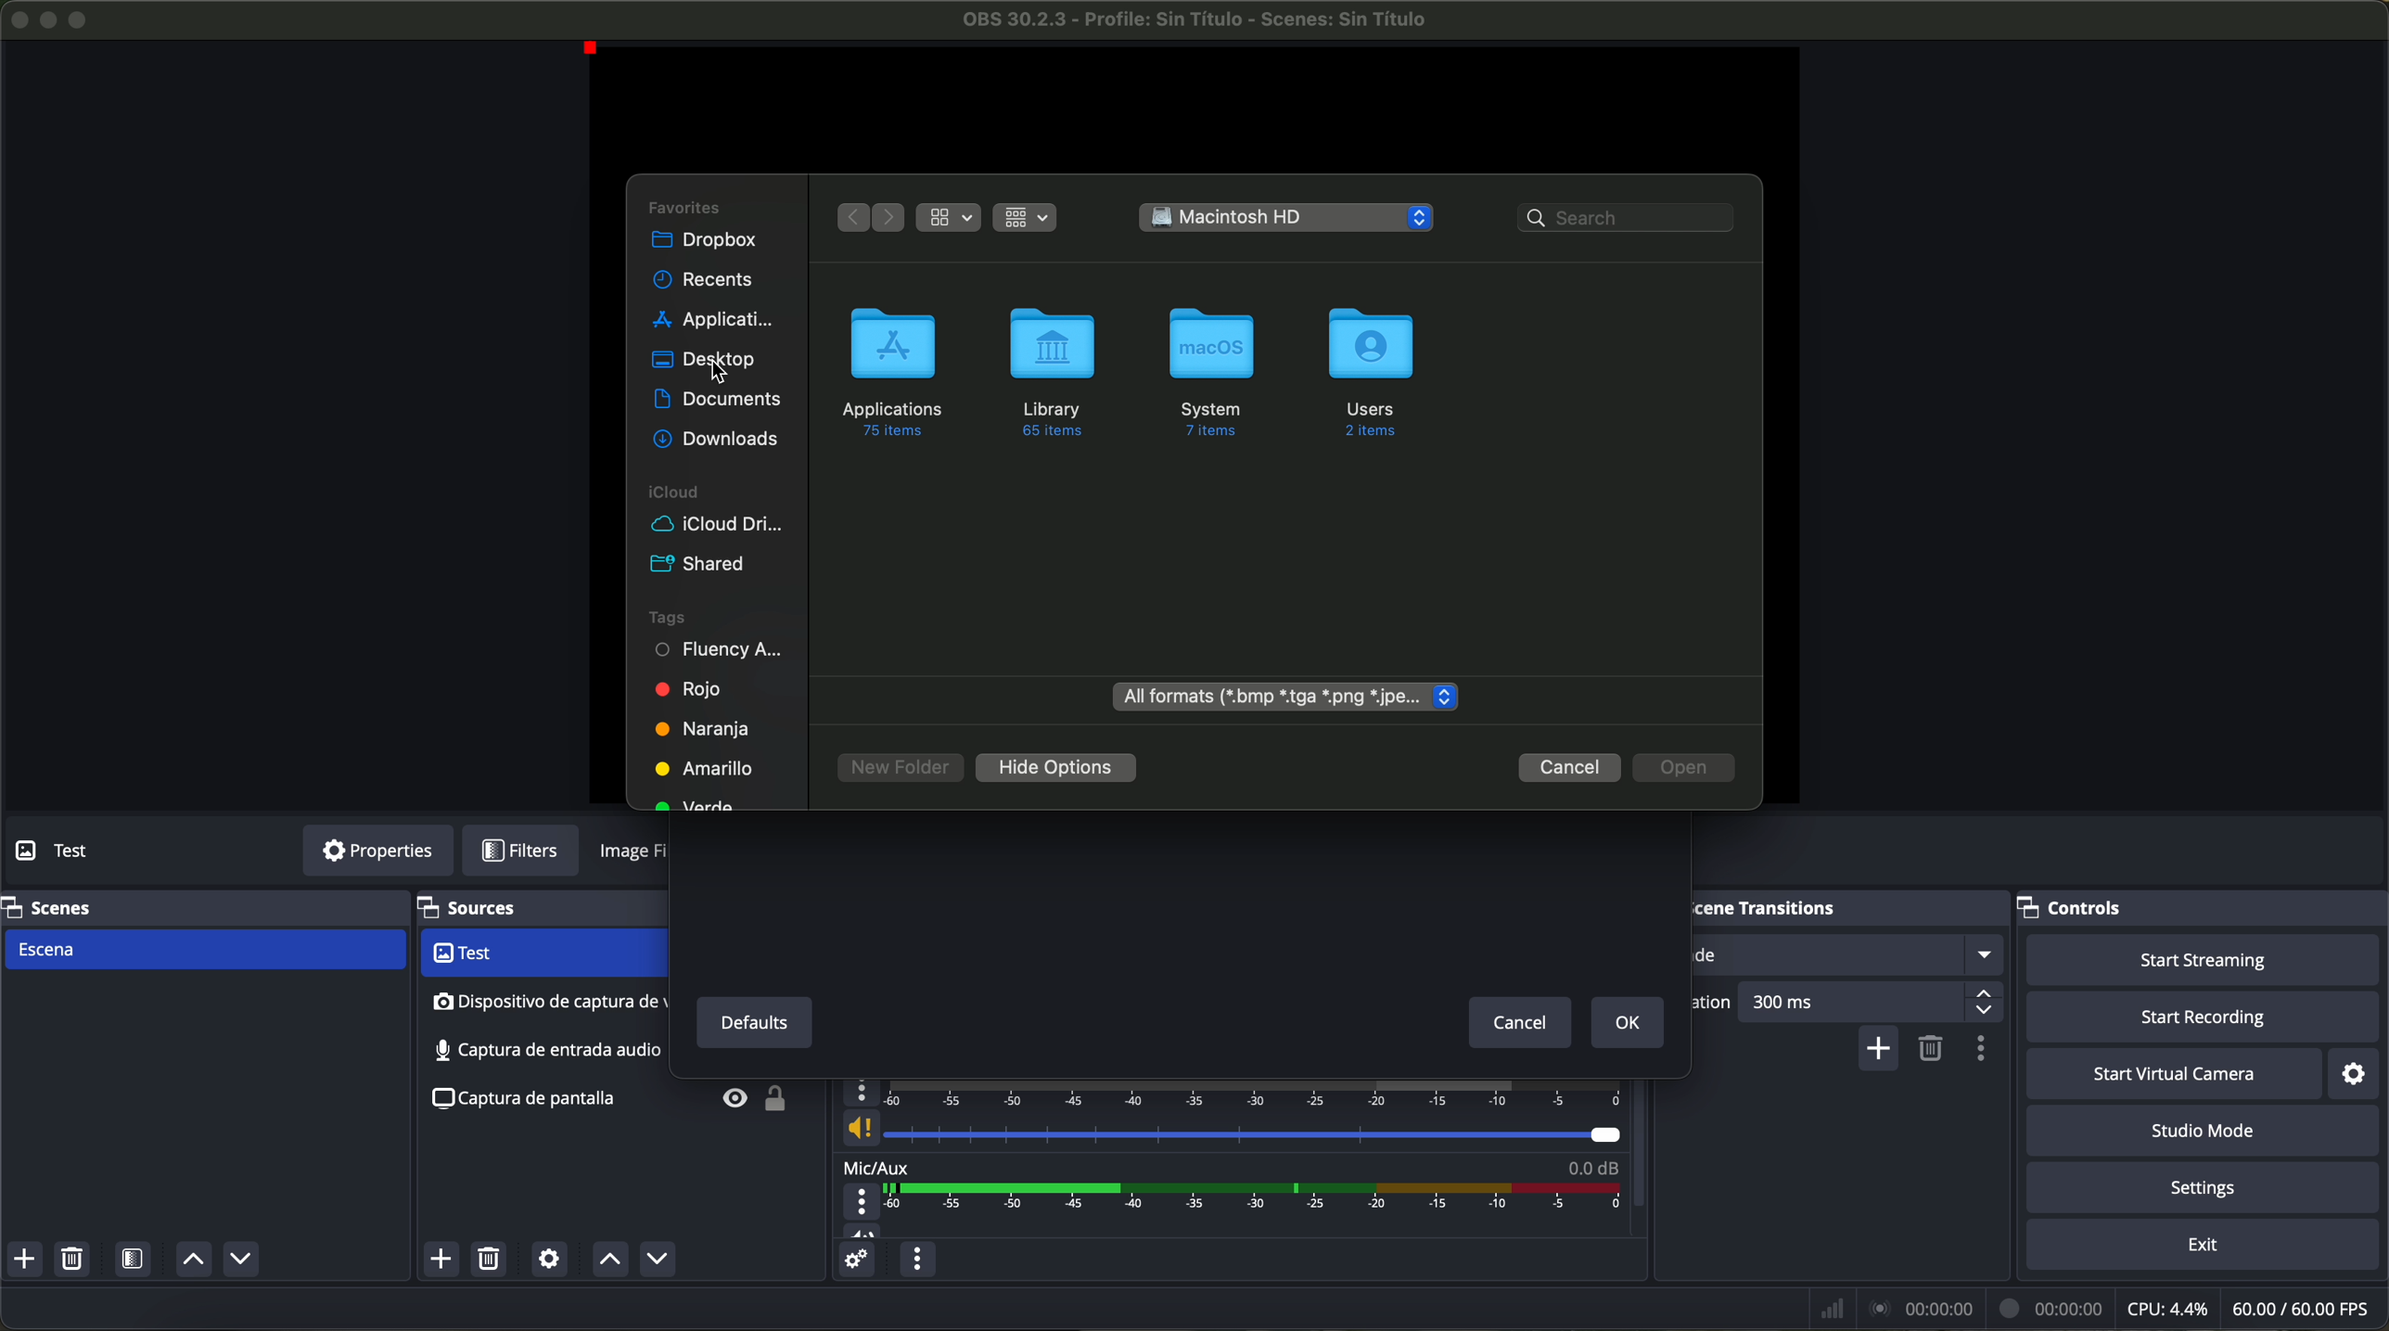 The width and height of the screenshot is (2389, 1331). What do you see at coordinates (1570, 768) in the screenshot?
I see `cancel button` at bounding box center [1570, 768].